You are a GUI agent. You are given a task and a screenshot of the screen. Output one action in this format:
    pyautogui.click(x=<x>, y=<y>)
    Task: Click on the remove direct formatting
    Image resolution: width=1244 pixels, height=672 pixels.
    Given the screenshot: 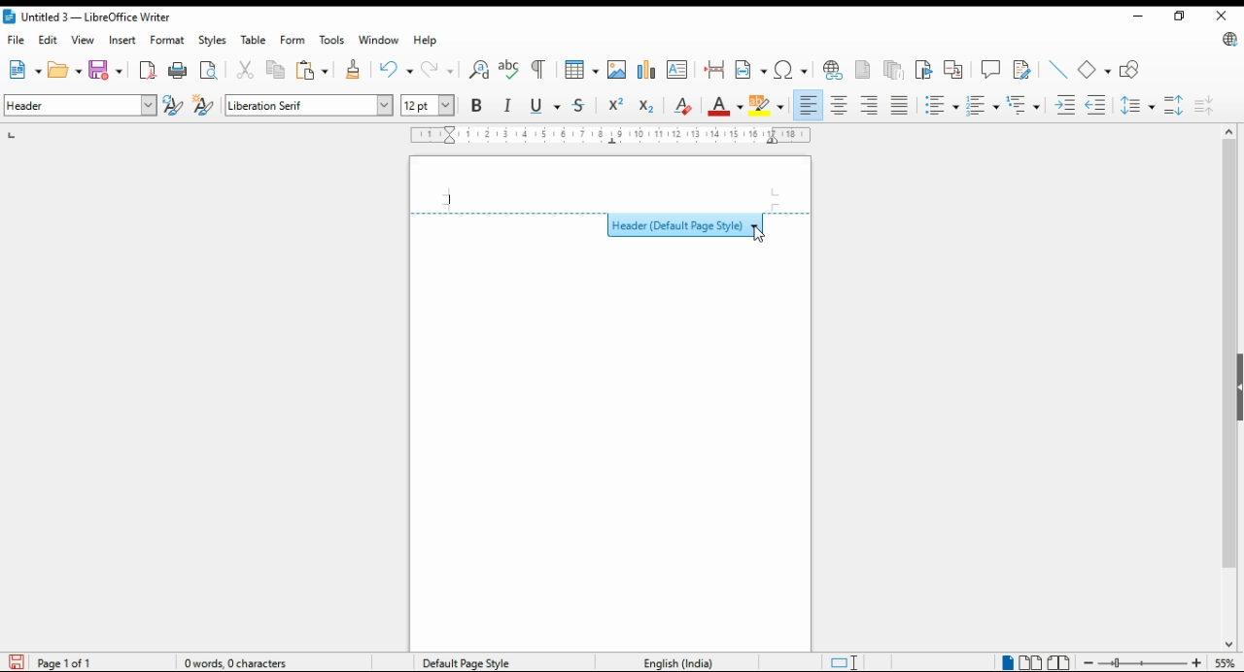 What is the action you would take?
    pyautogui.click(x=682, y=105)
    